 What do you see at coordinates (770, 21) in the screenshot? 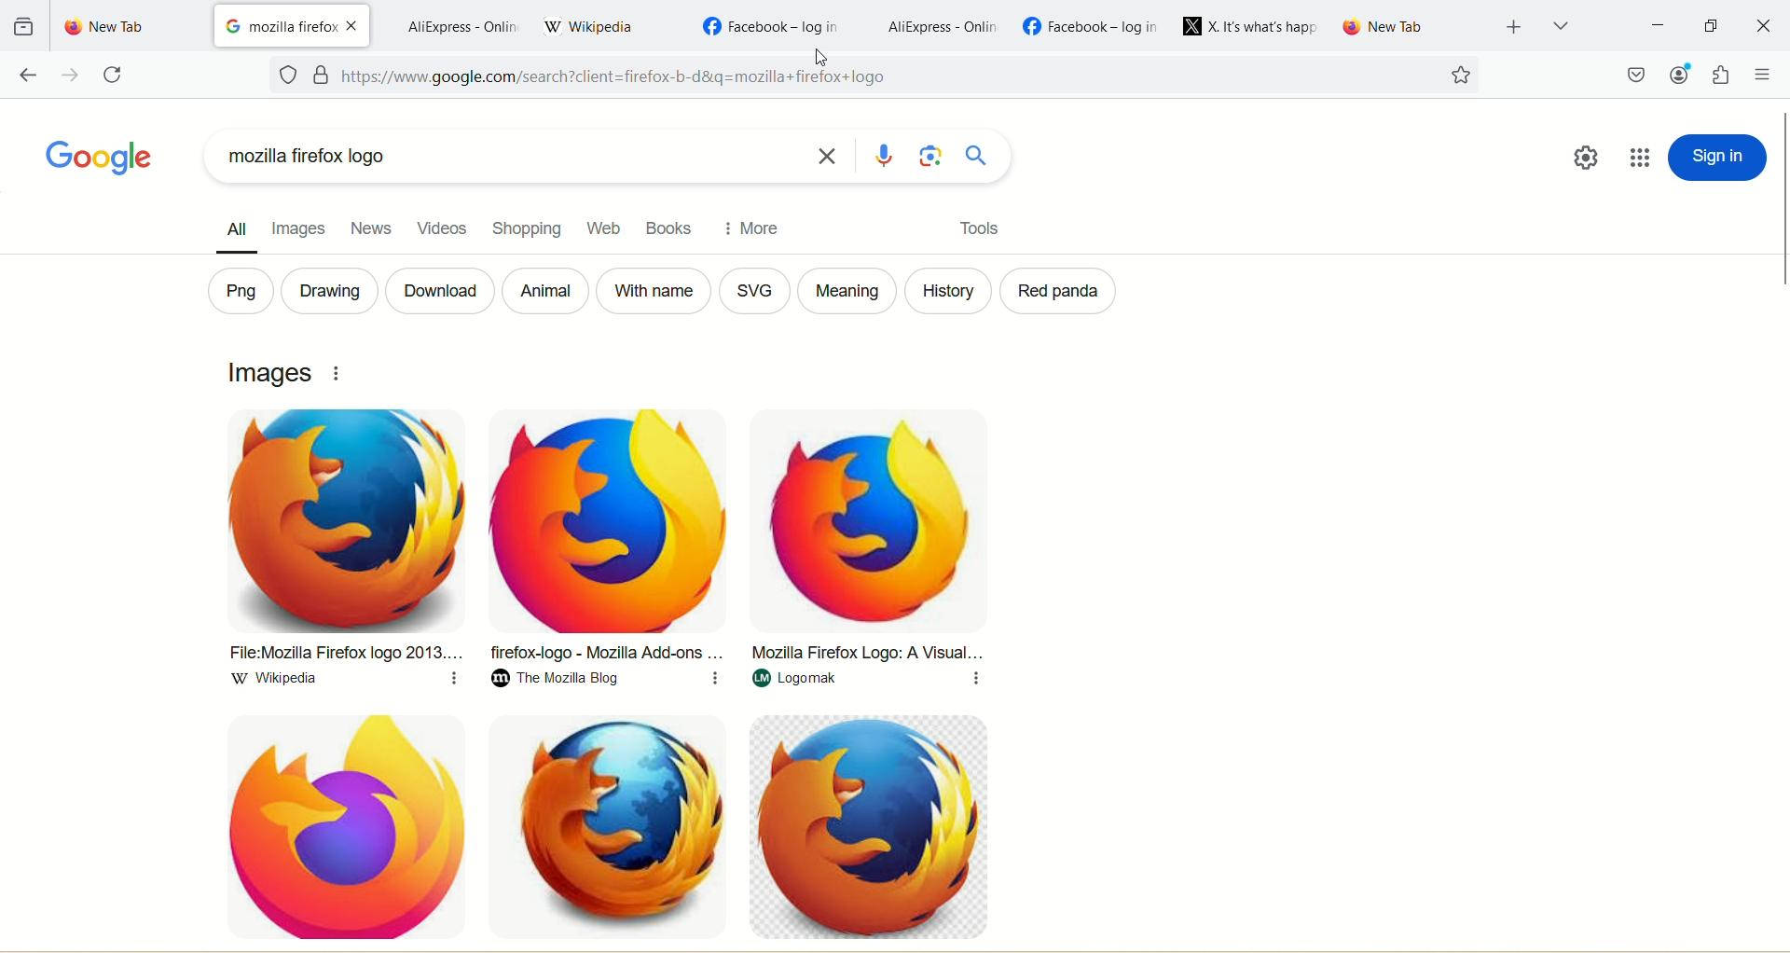
I see `facebook` at bounding box center [770, 21].